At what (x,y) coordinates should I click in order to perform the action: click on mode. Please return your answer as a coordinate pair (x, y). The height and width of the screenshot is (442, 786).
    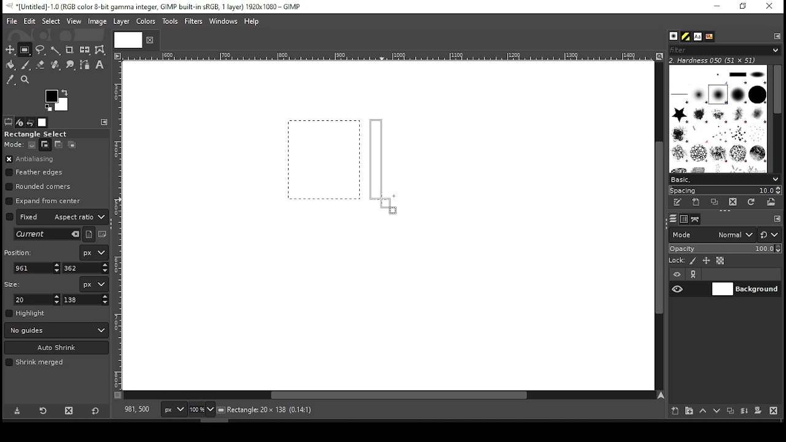
    Looking at the image, I should click on (712, 236).